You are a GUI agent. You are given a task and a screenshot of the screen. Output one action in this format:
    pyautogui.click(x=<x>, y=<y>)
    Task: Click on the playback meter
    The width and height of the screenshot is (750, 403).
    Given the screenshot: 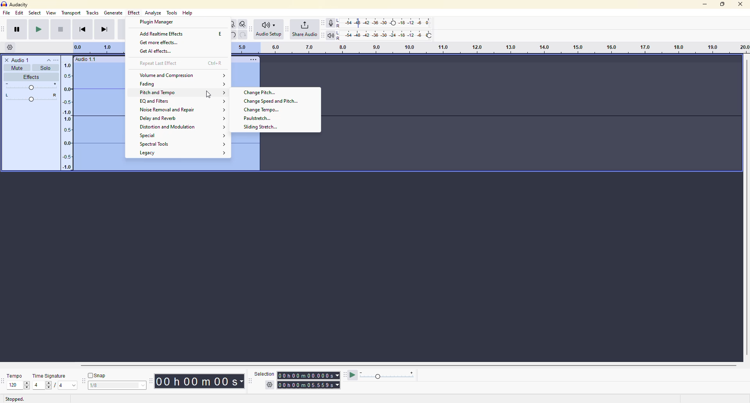 What is the action you would take?
    pyautogui.click(x=330, y=35)
    